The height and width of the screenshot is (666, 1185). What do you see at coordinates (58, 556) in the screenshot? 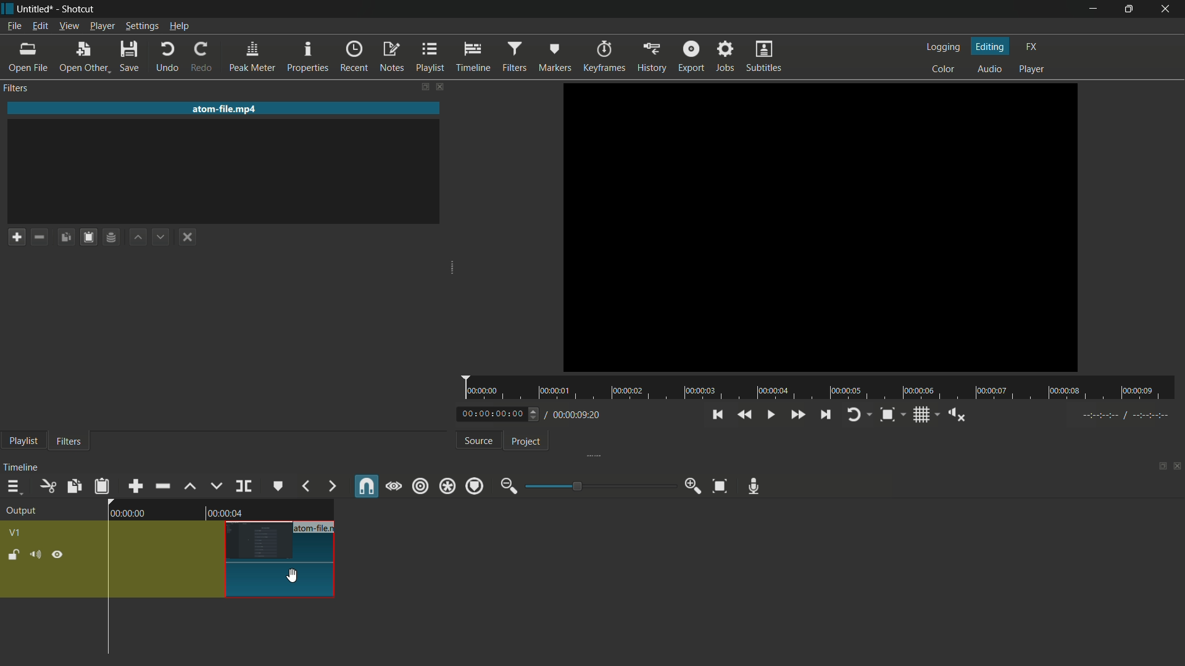
I see `hide/show` at bounding box center [58, 556].